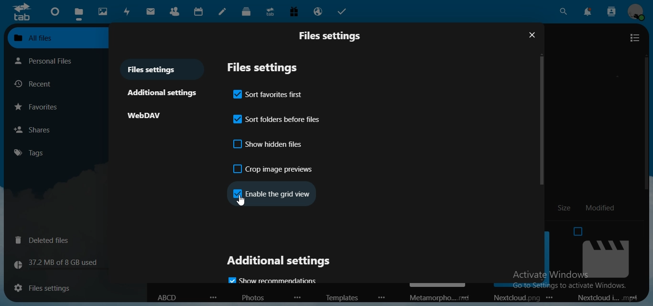  Describe the element at coordinates (155, 69) in the screenshot. I see `files settings` at that location.